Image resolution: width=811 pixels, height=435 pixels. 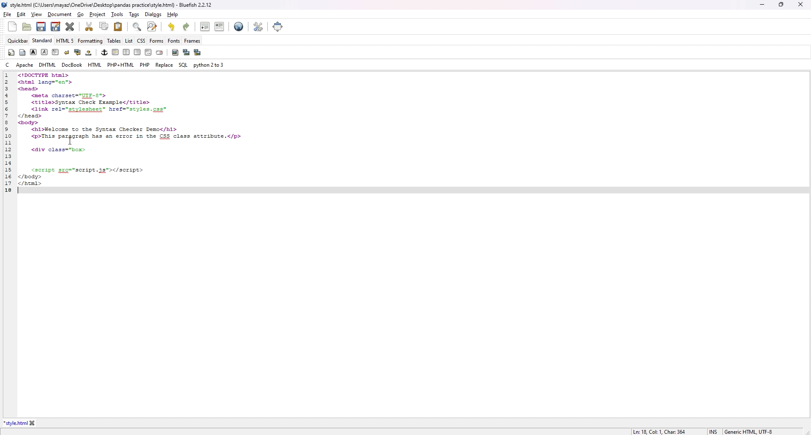 I want to click on dhtml, so click(x=47, y=65).